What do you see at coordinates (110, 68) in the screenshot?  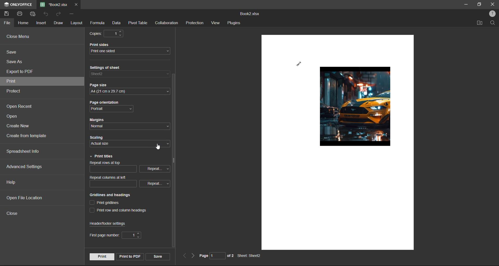 I see `settings of sheet` at bounding box center [110, 68].